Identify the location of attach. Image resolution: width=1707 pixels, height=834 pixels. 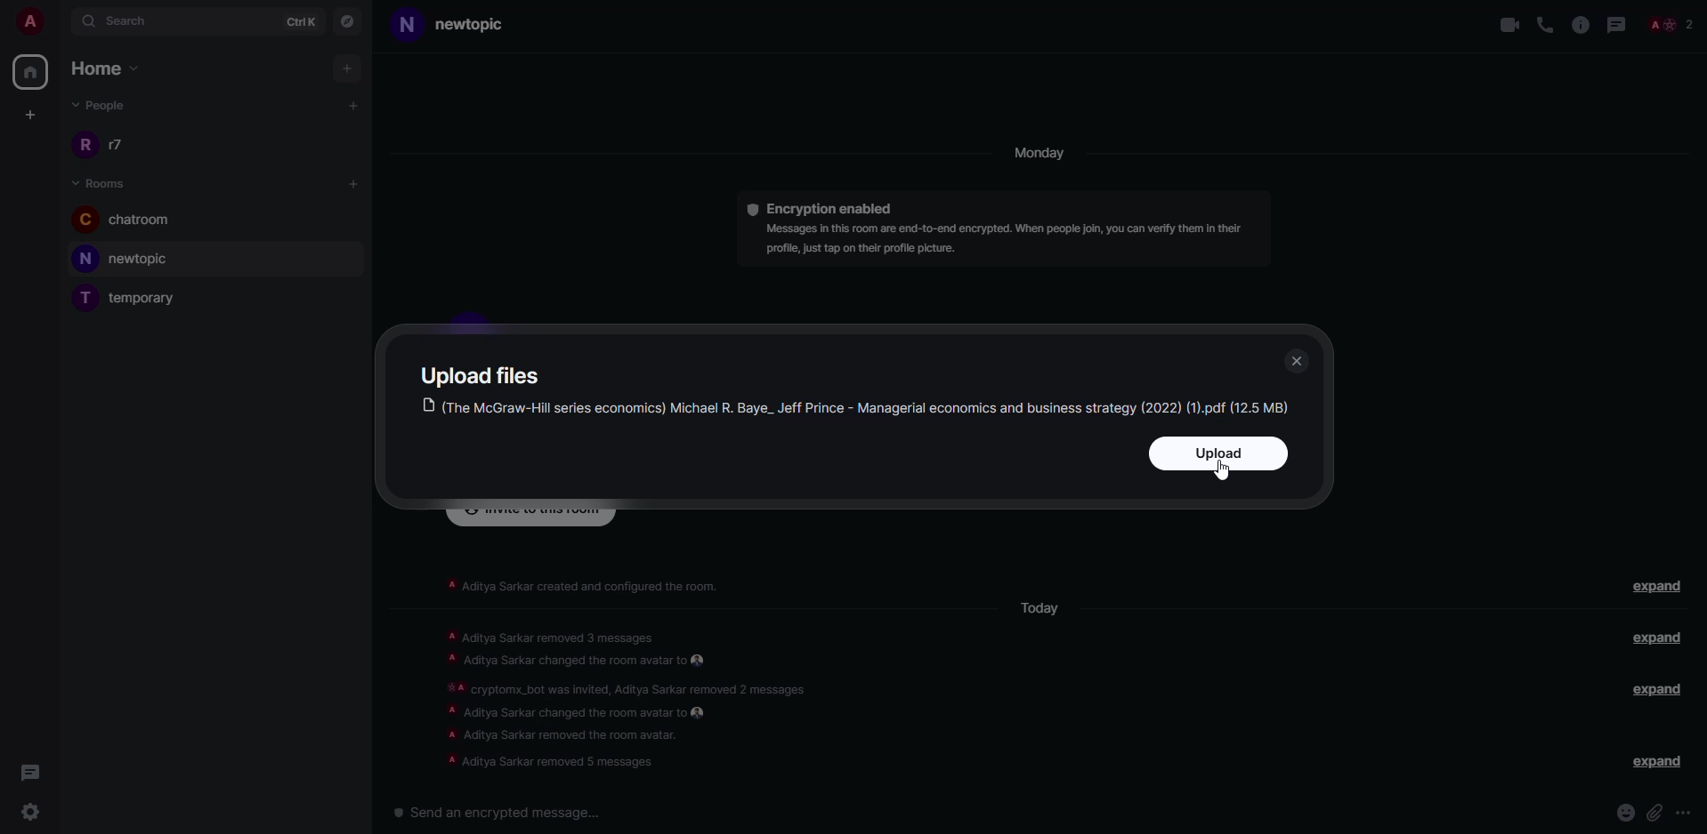
(1690, 812).